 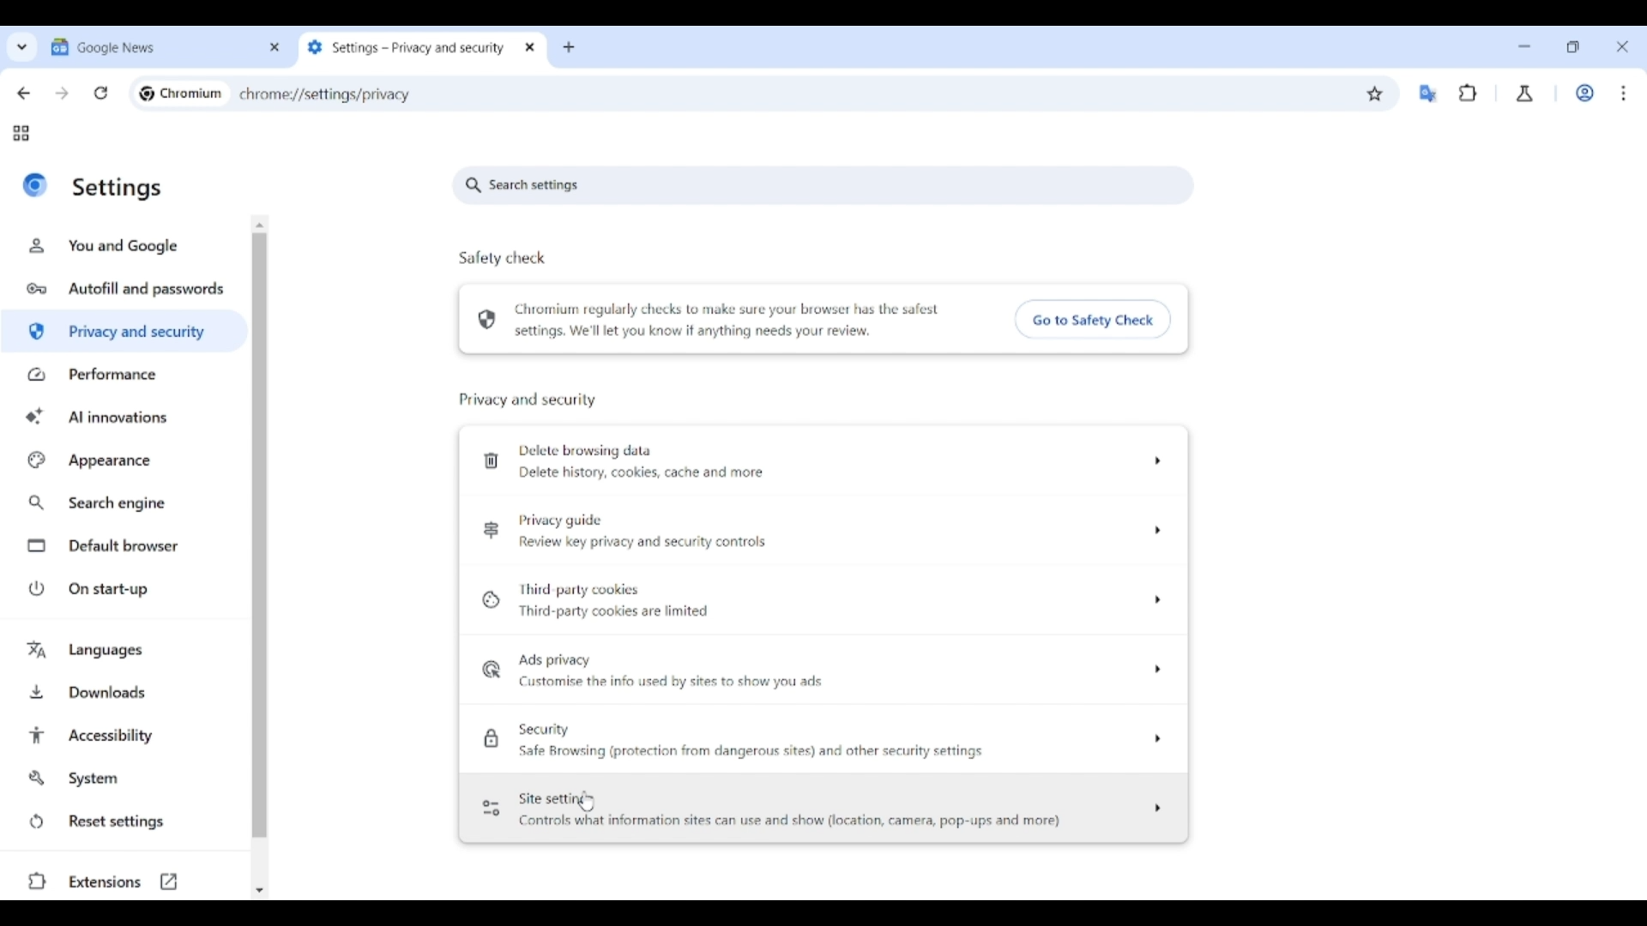 What do you see at coordinates (1584, 93) in the screenshot?
I see `Work` at bounding box center [1584, 93].